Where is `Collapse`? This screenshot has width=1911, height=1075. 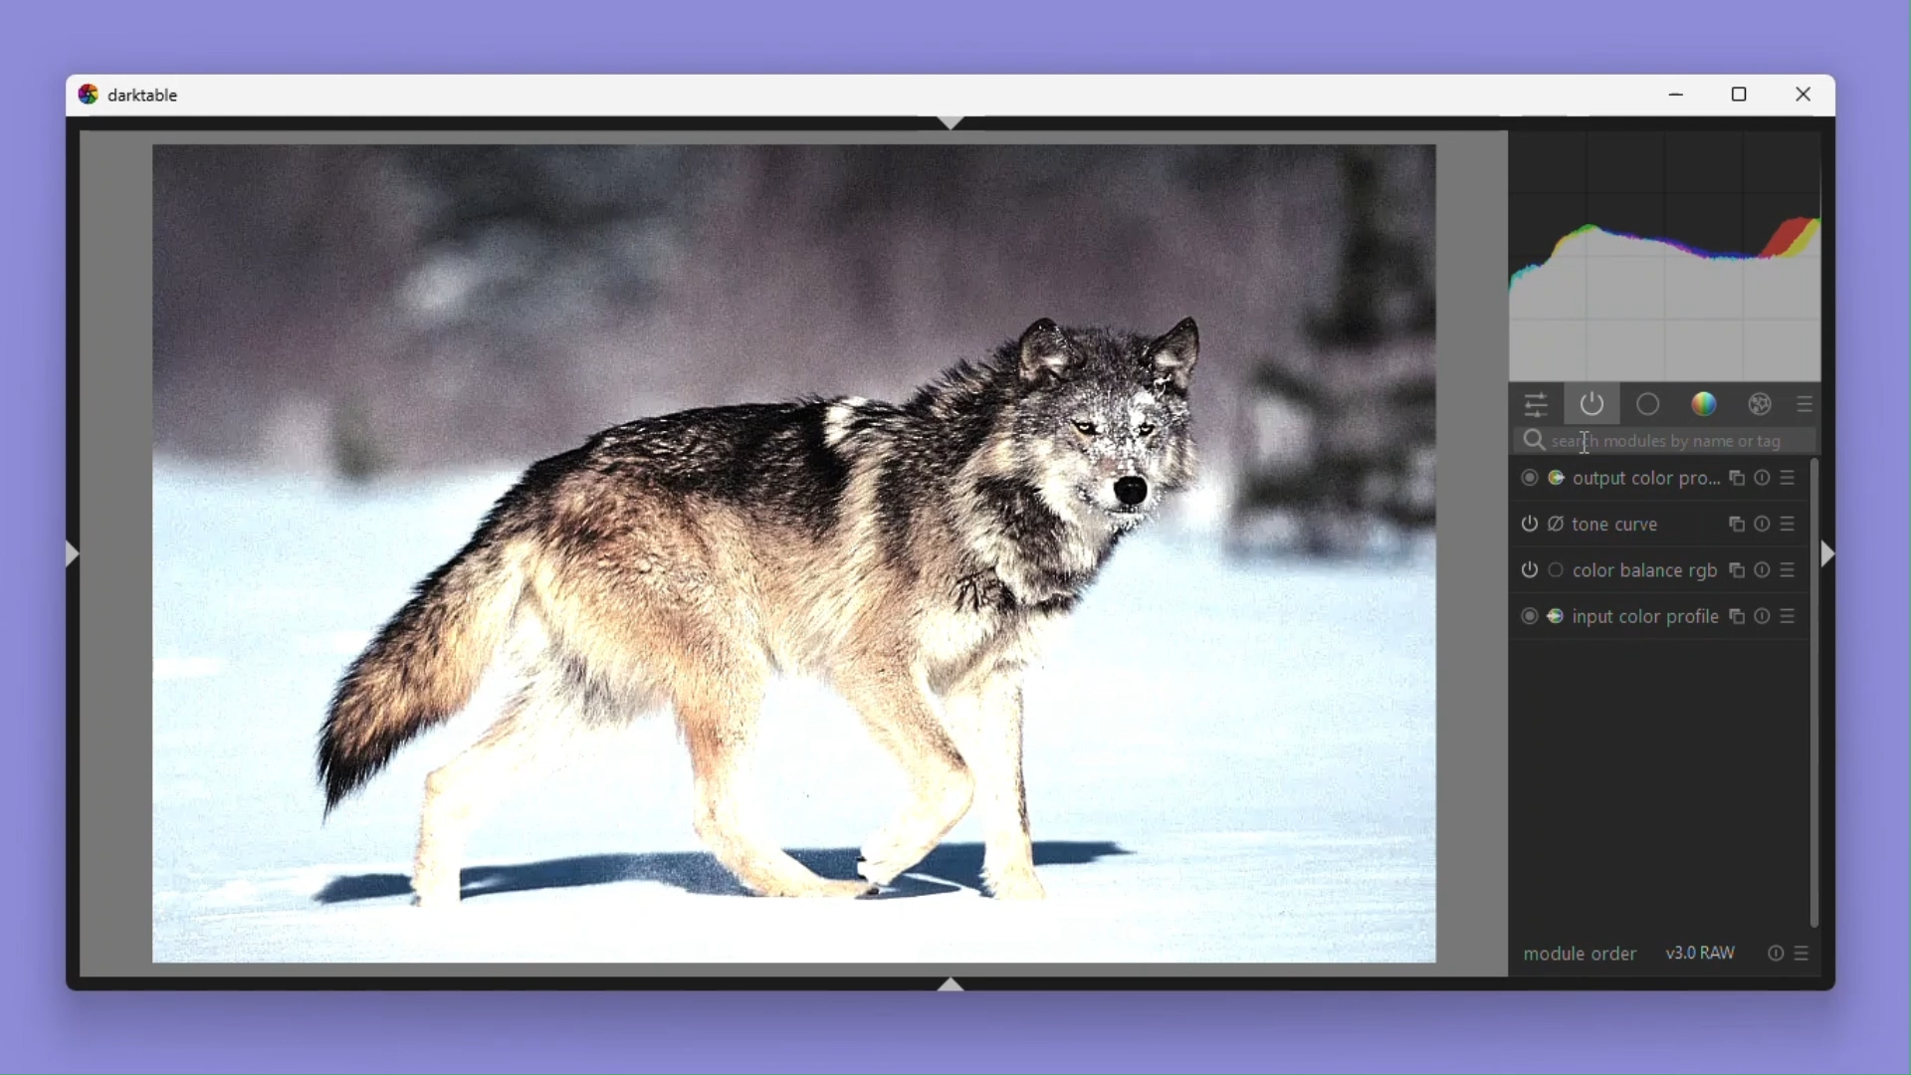 Collapse is located at coordinates (1829, 556).